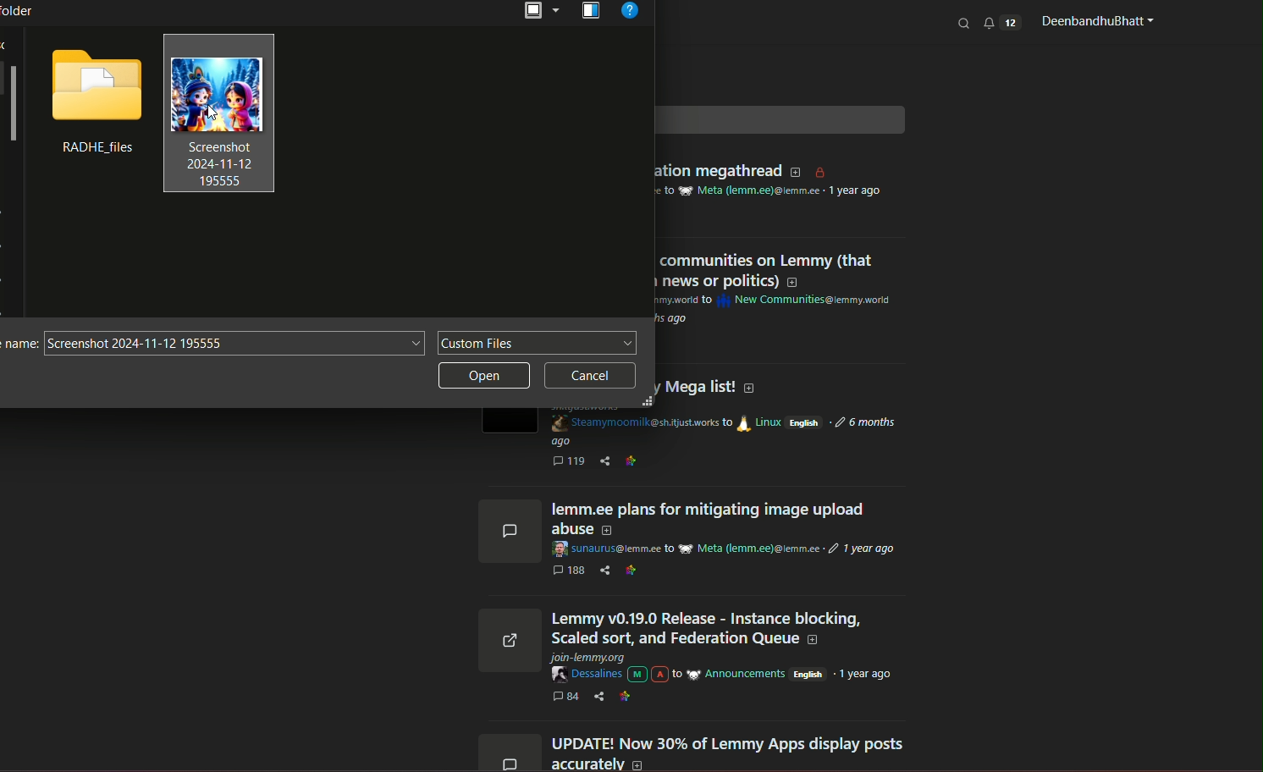  Describe the element at coordinates (93, 150) in the screenshot. I see `RADHE_files` at that location.